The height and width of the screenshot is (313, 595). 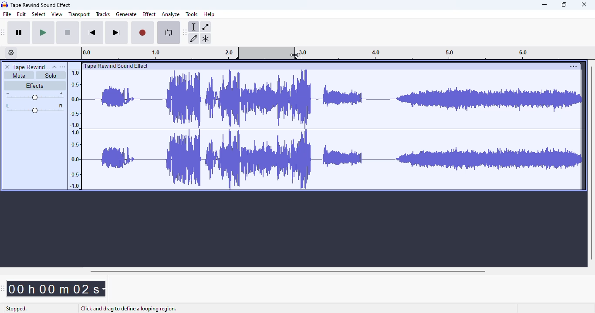 I want to click on play, so click(x=44, y=32).